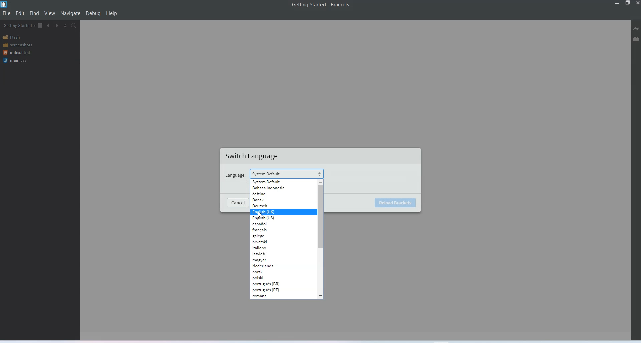 The image size is (641, 343). What do you see at coordinates (269, 290) in the screenshot?
I see `Portugues pt` at bounding box center [269, 290].